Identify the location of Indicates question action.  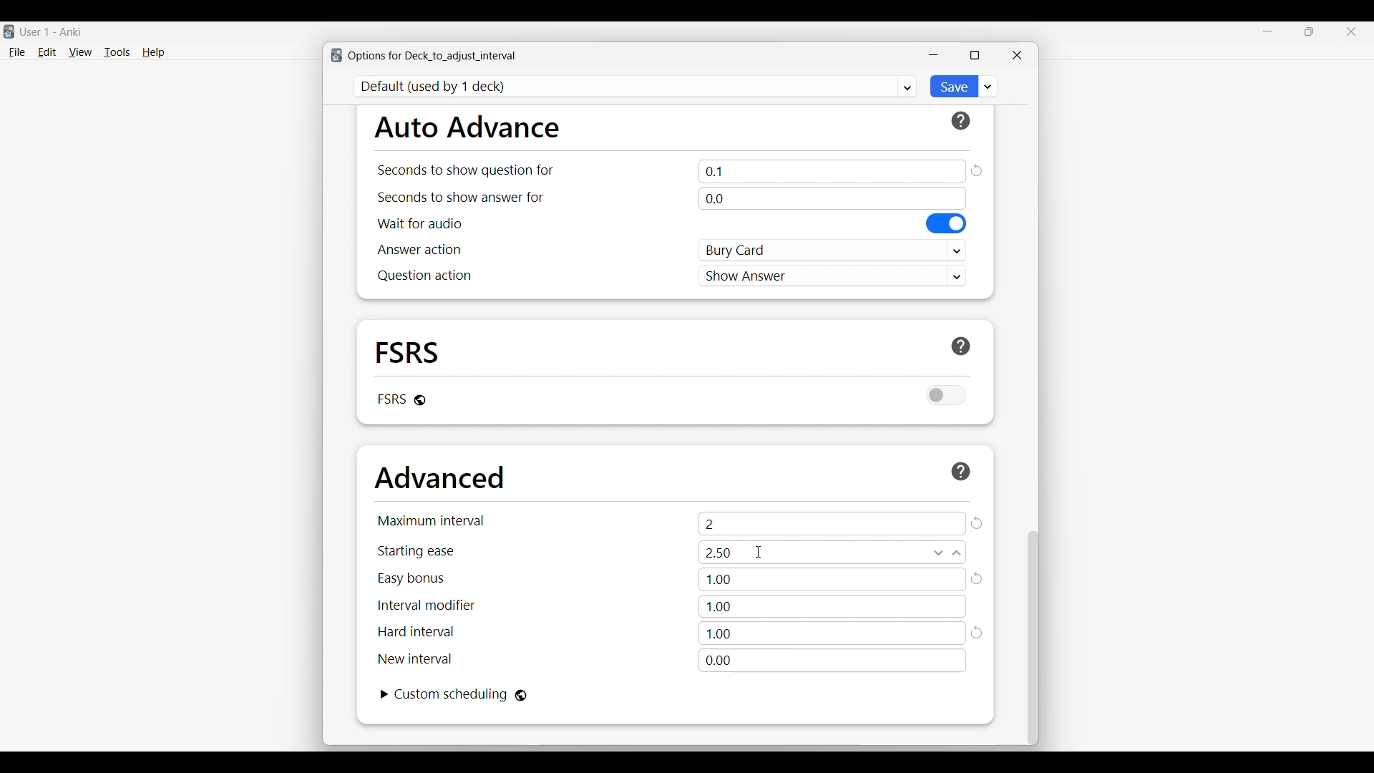
(424, 276).